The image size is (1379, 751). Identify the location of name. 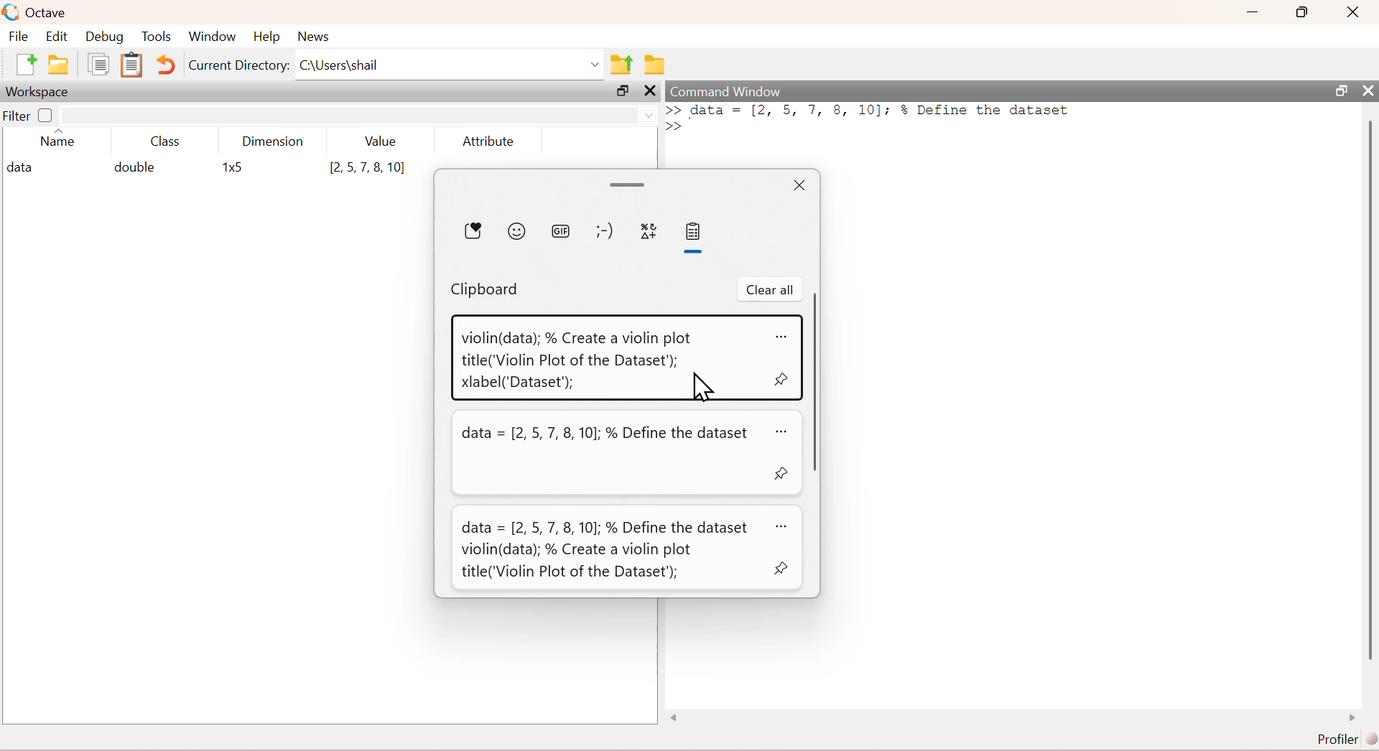
(58, 141).